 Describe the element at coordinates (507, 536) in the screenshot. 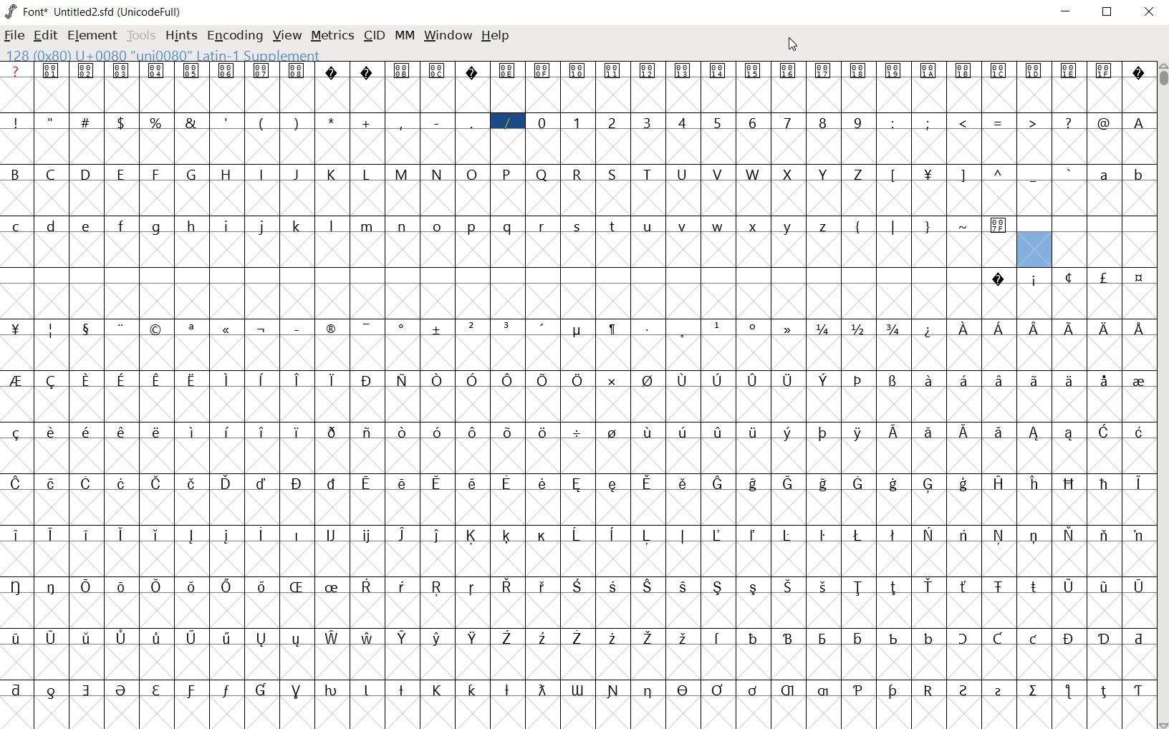

I see `glyph` at that location.